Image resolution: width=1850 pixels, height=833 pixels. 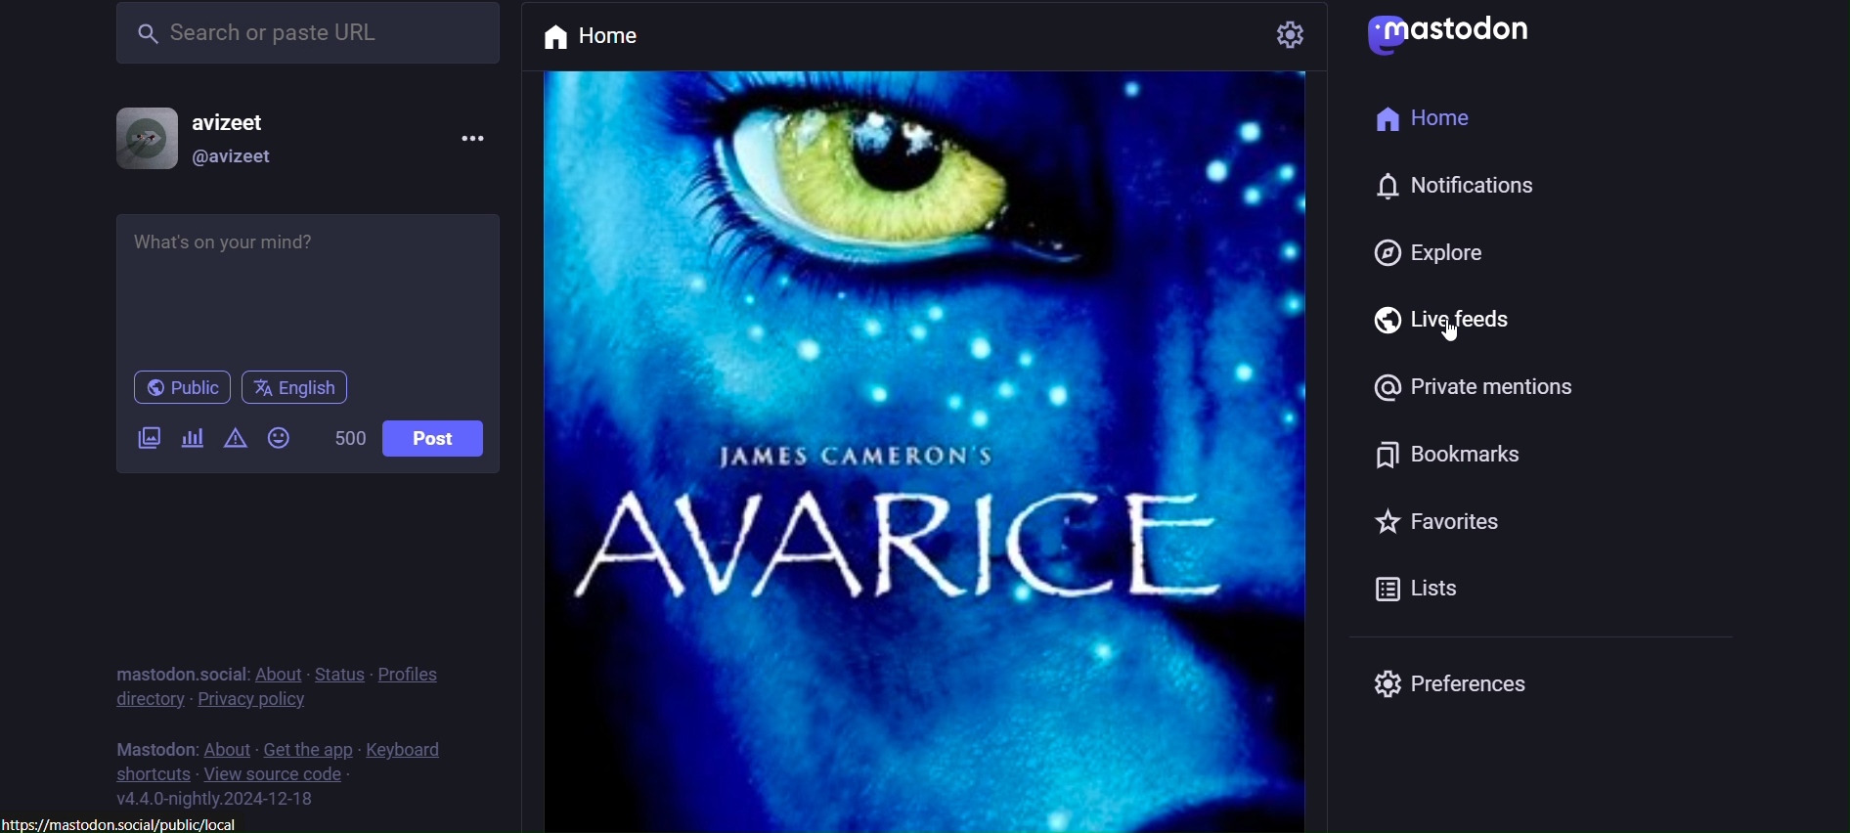 I want to click on notification, so click(x=1449, y=186).